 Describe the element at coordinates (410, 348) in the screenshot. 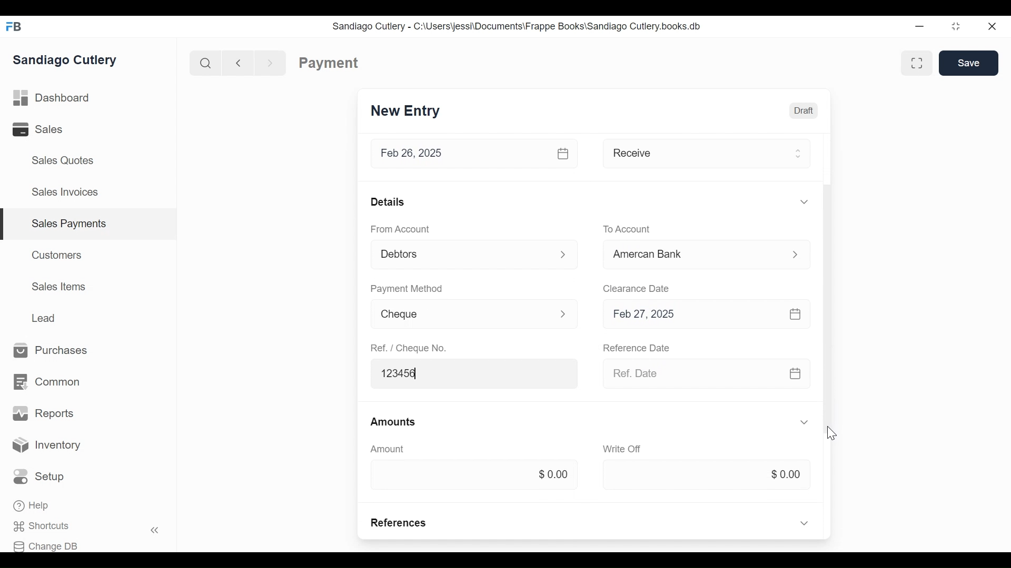

I see `Ref. / Cheque No.` at that location.